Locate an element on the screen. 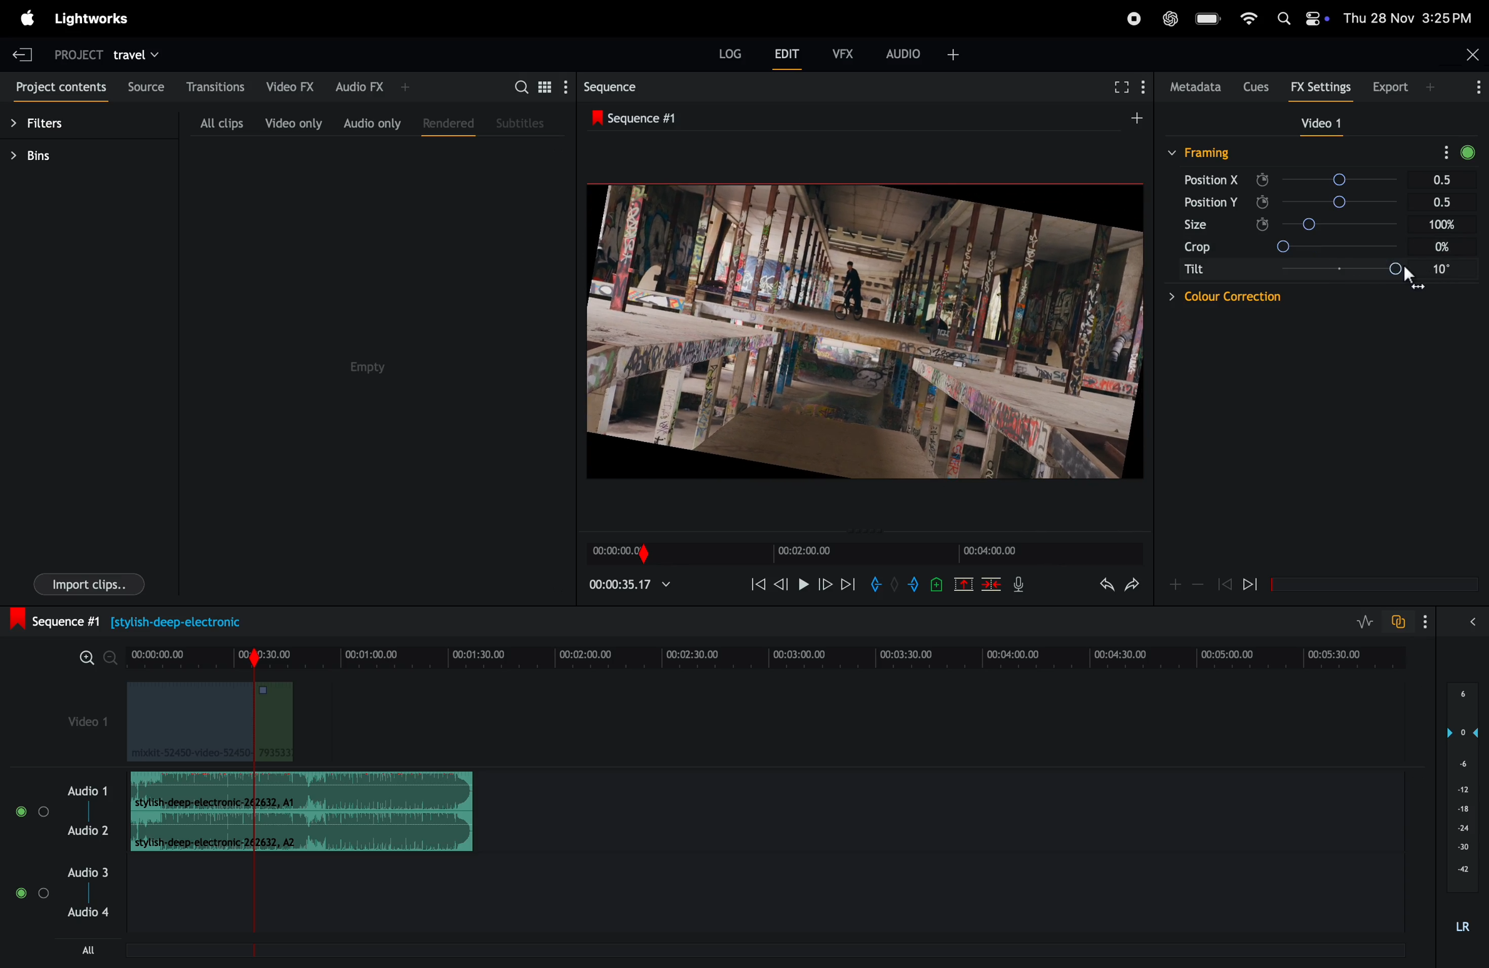  empty is located at coordinates (365, 365).